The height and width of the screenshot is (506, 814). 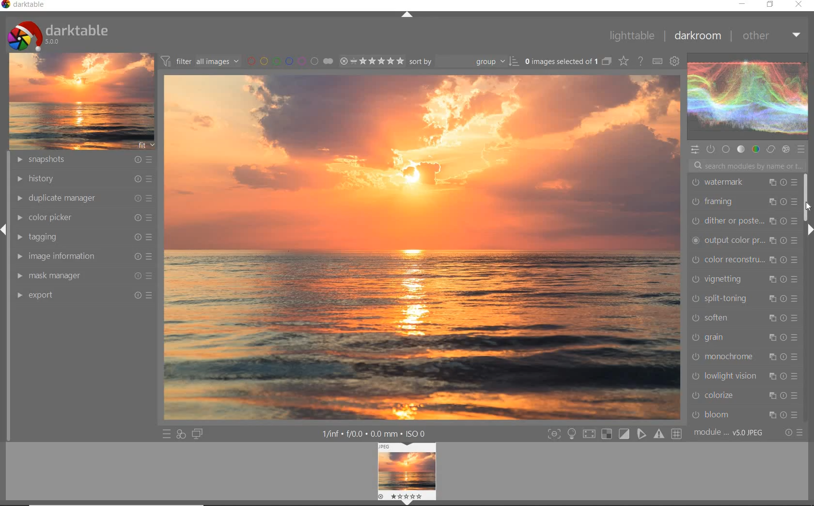 What do you see at coordinates (743, 3) in the screenshot?
I see `minimize` at bounding box center [743, 3].